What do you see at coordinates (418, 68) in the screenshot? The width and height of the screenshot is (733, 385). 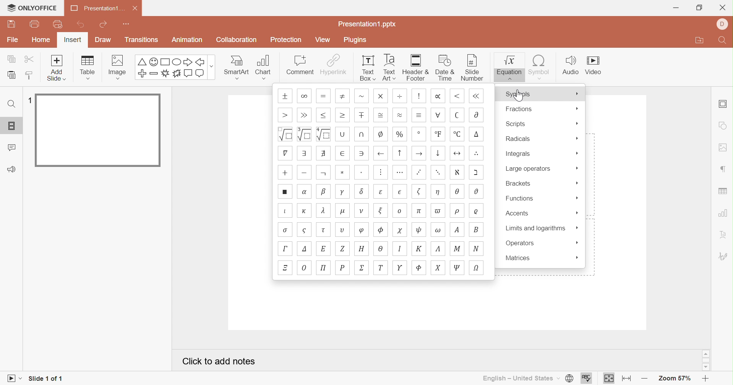 I see `Header & Footer` at bounding box center [418, 68].